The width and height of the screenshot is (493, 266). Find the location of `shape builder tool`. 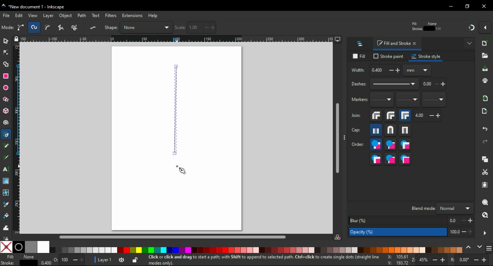

shape builder tool is located at coordinates (5, 64).